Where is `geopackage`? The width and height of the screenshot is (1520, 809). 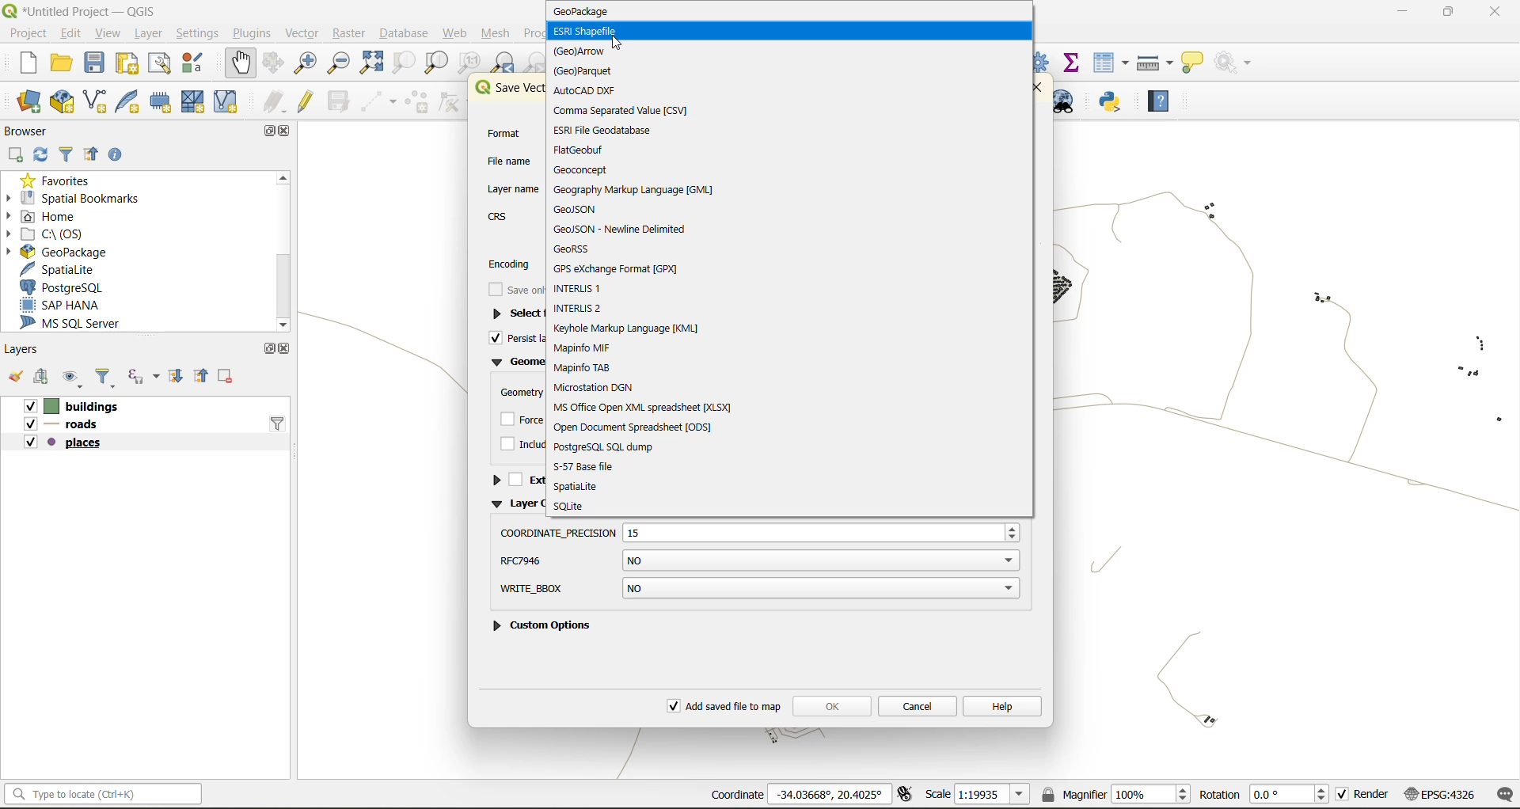
geopackage is located at coordinates (67, 253).